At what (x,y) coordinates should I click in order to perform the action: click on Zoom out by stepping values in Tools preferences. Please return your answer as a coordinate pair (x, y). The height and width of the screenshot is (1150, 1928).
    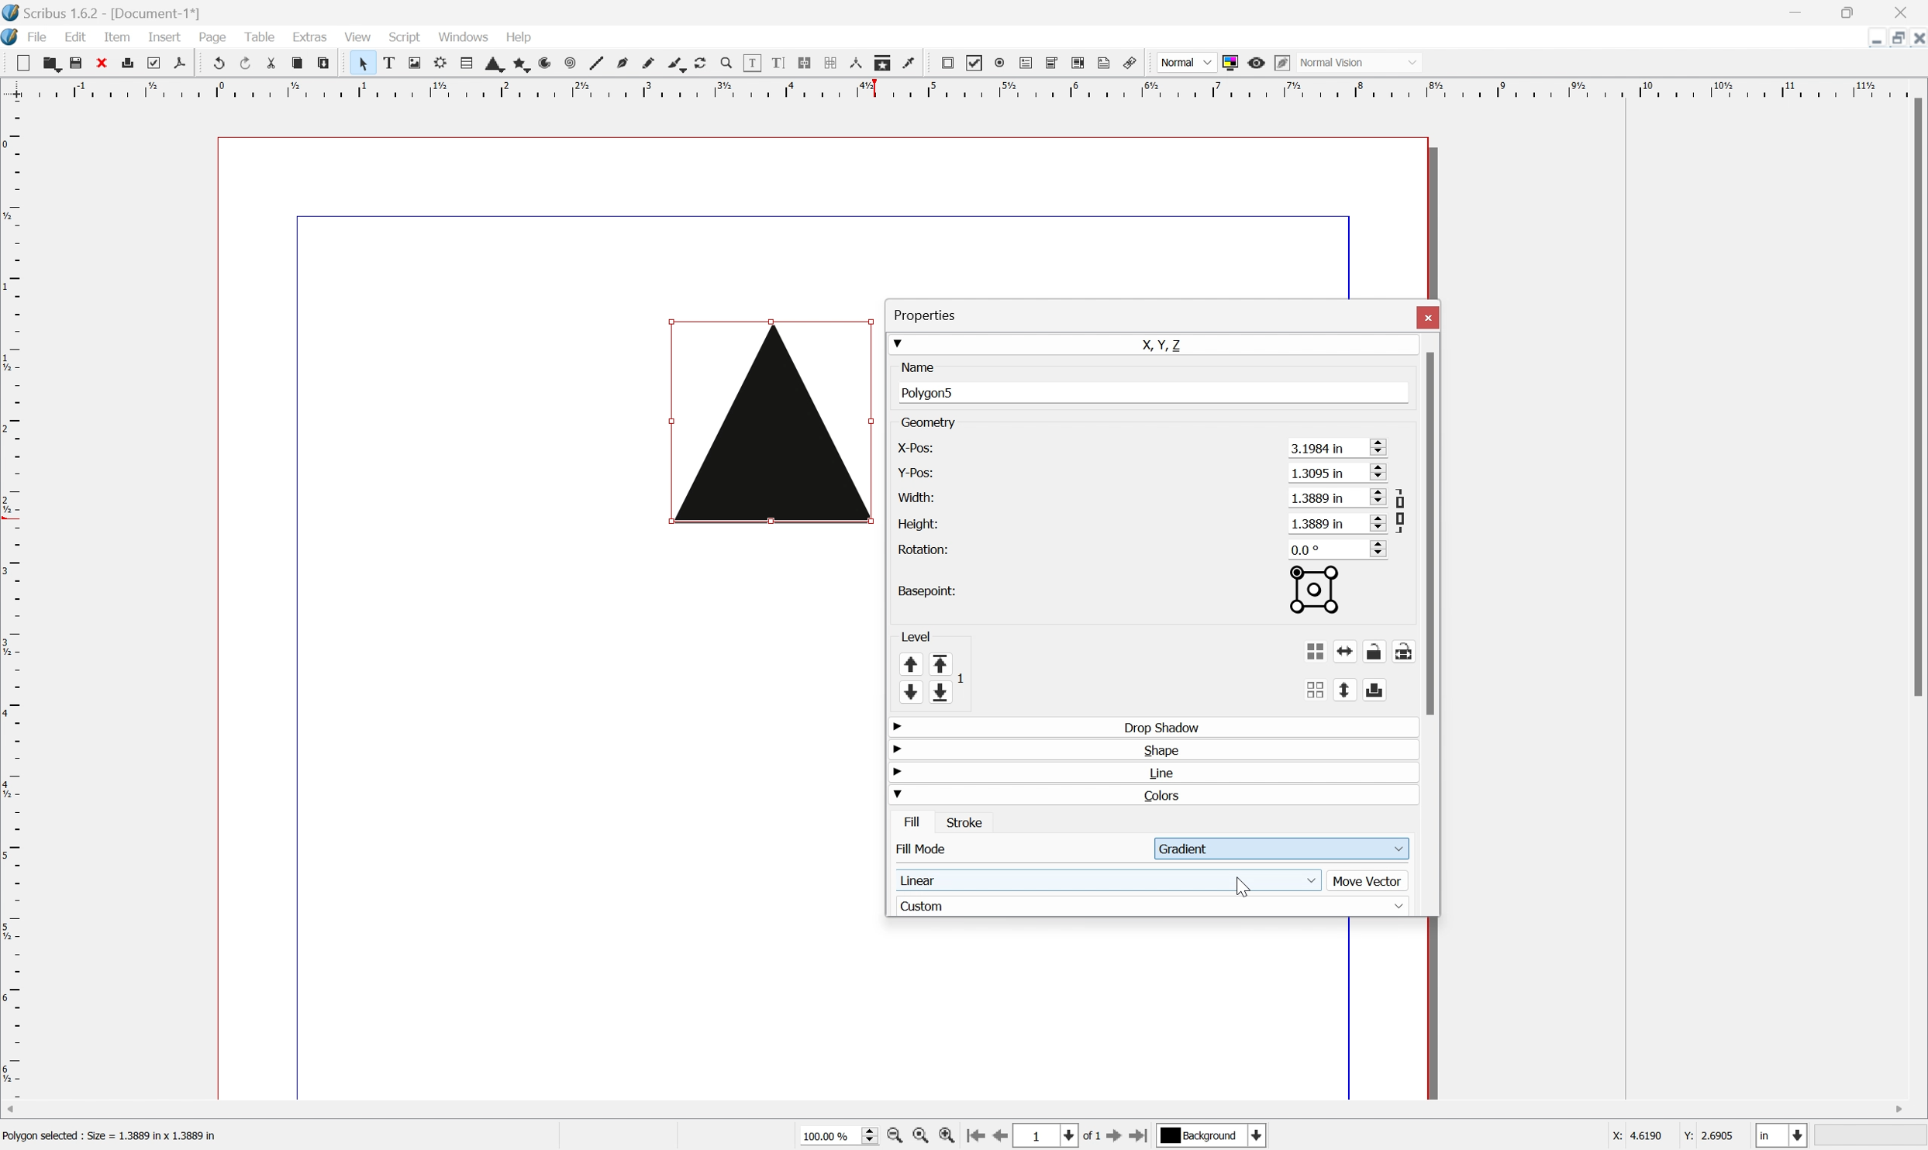
    Looking at the image, I should click on (895, 1137).